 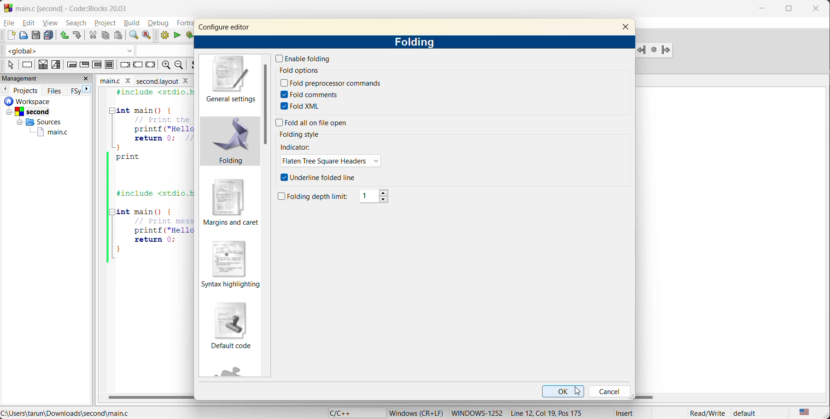 What do you see at coordinates (49, 23) in the screenshot?
I see `view` at bounding box center [49, 23].